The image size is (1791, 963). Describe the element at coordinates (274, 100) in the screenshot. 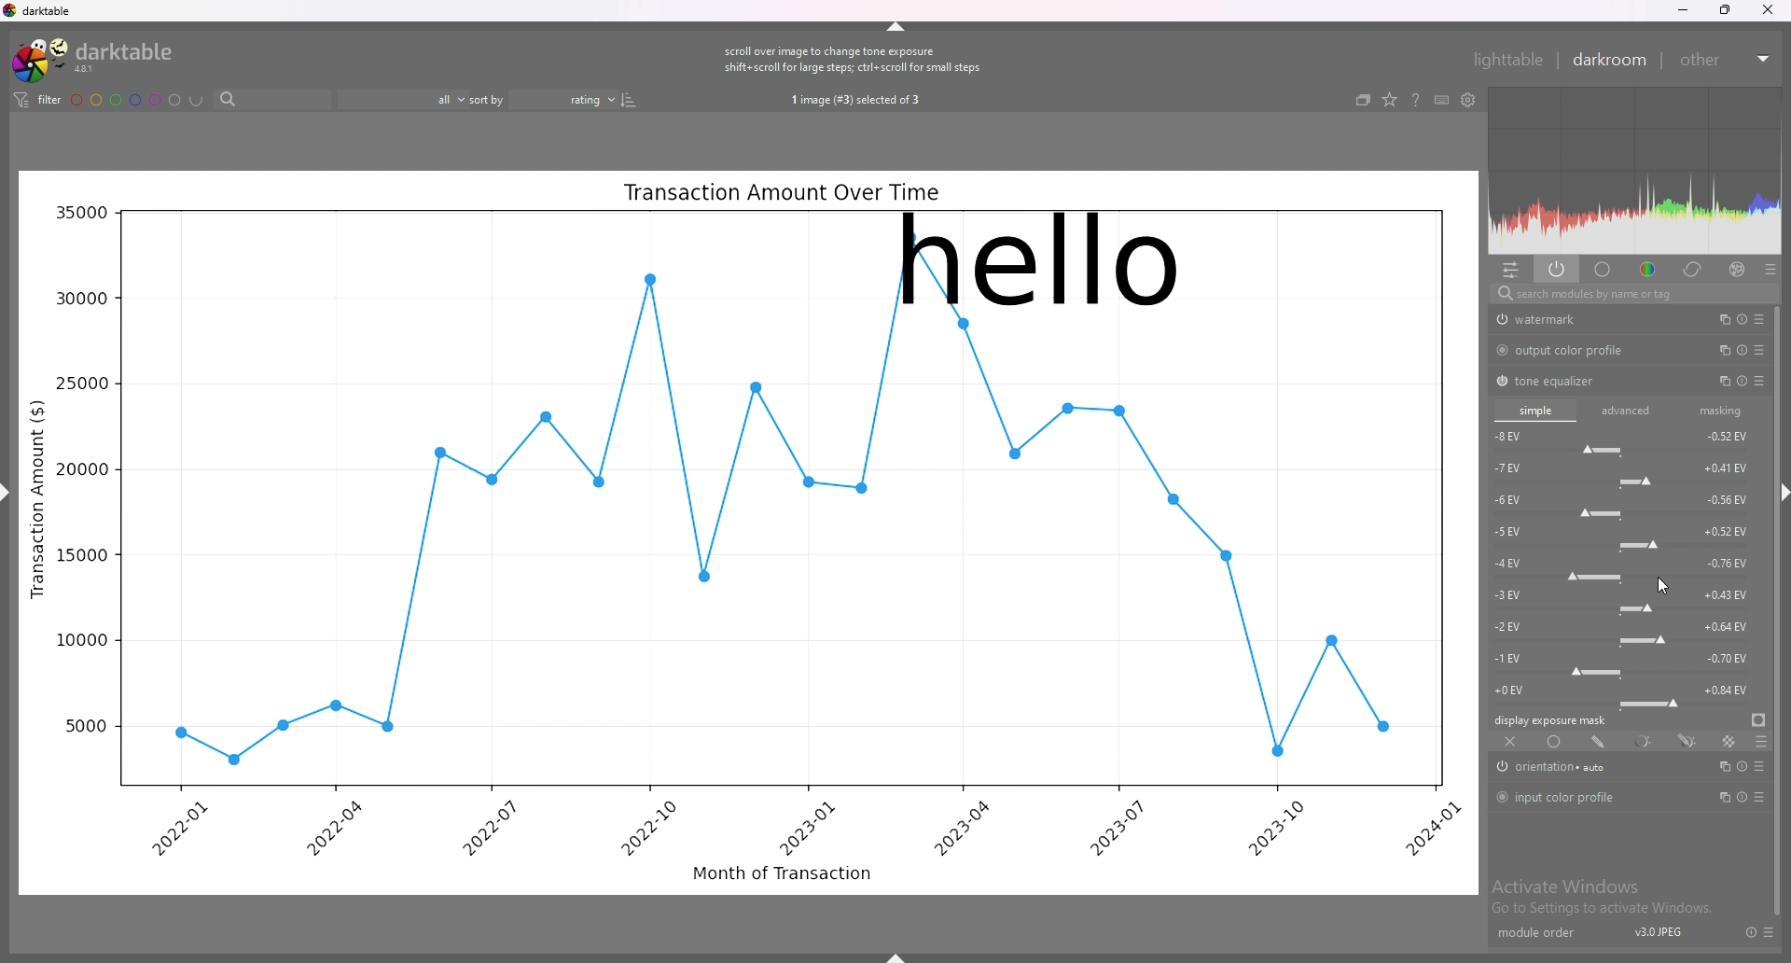

I see `search bar` at that location.